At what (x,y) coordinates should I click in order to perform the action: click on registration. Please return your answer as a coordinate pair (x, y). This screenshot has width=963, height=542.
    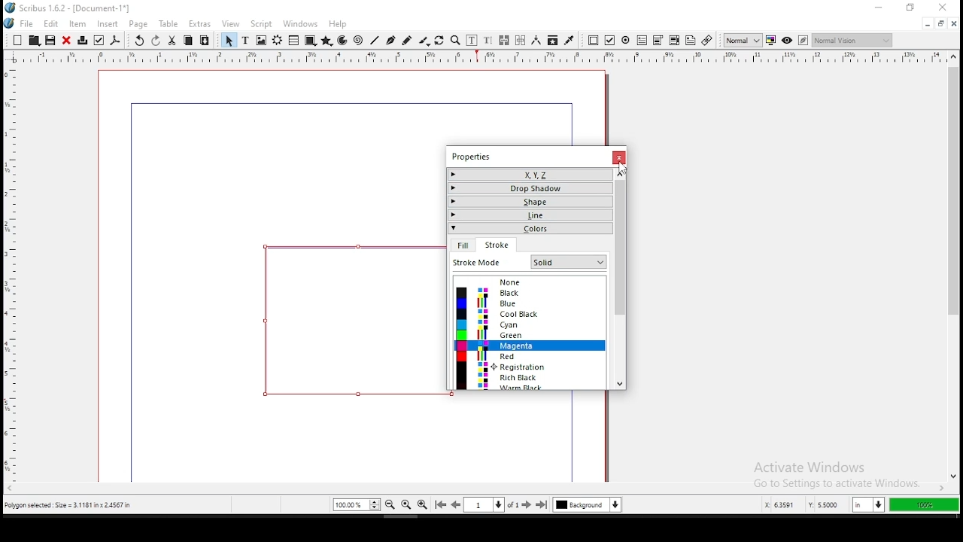
    Looking at the image, I should click on (531, 367).